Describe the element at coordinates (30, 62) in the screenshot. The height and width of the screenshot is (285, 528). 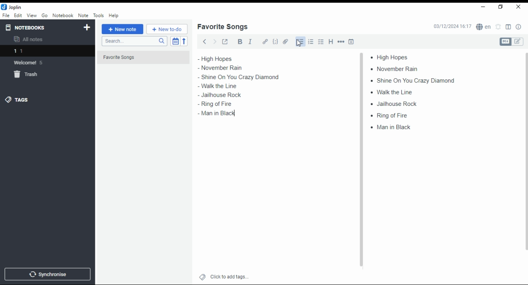
I see `notebook: welcome` at that location.